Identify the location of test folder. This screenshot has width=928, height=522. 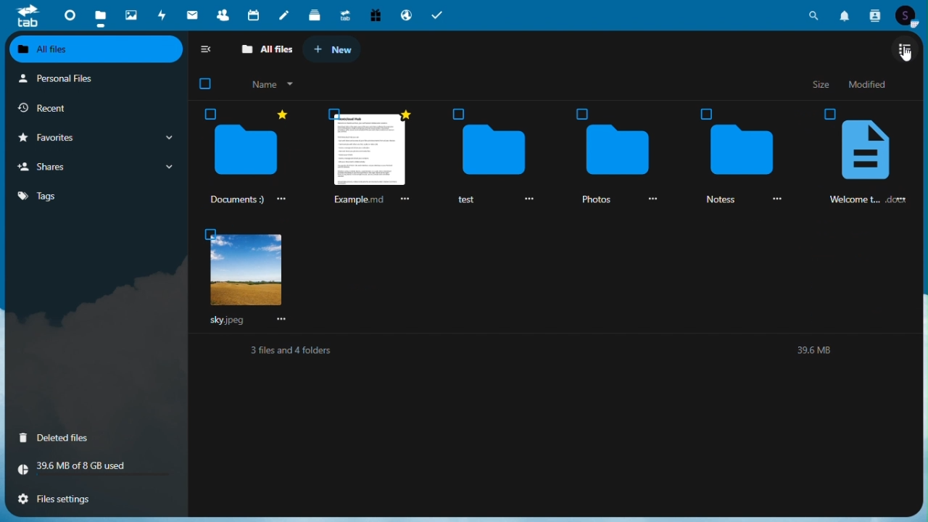
(494, 151).